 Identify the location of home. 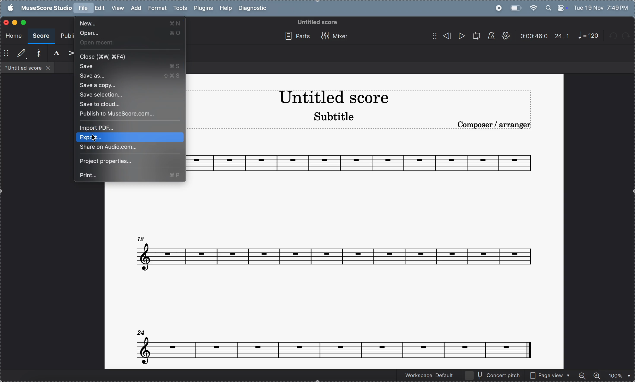
(12, 35).